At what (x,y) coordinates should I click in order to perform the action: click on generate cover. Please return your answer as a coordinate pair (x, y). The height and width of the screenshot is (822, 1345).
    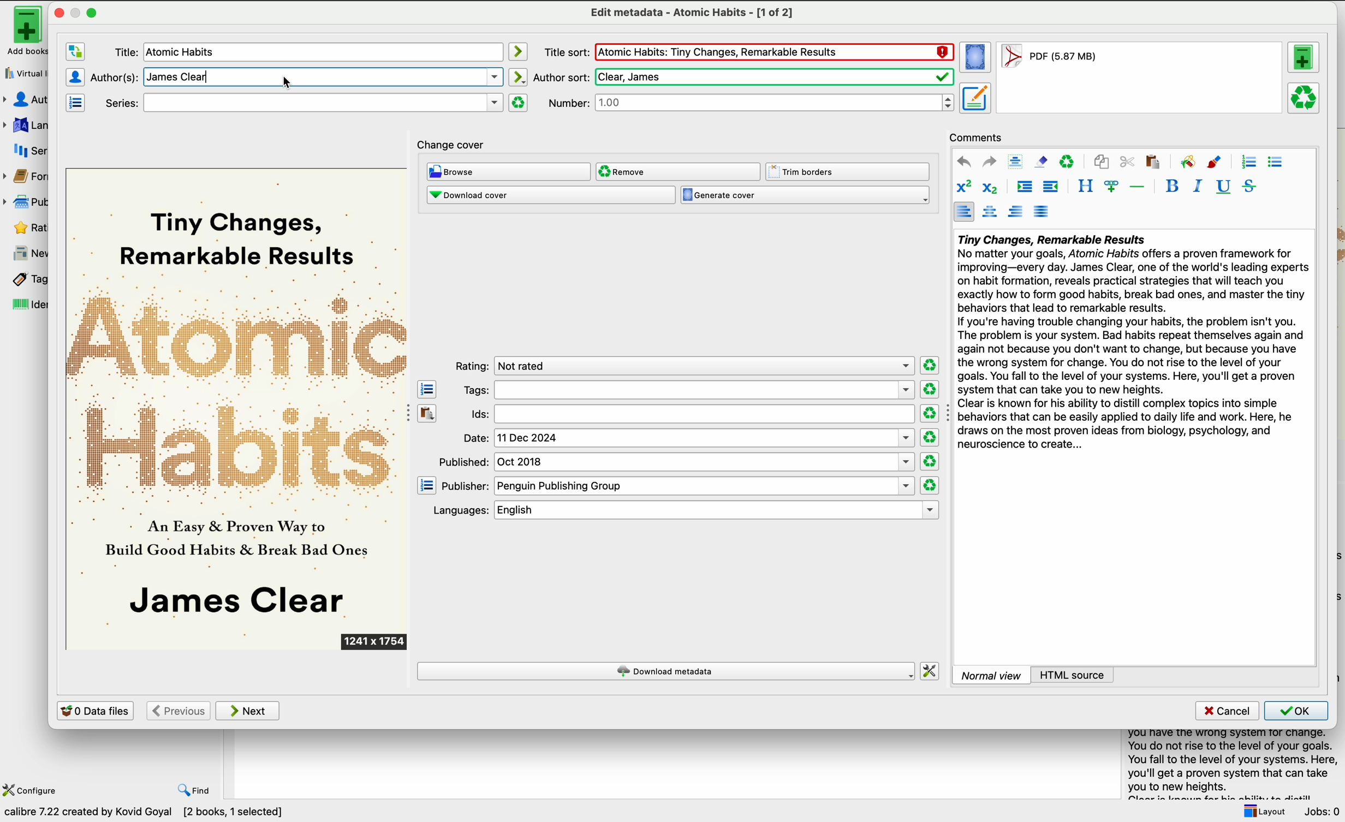
    Looking at the image, I should click on (805, 195).